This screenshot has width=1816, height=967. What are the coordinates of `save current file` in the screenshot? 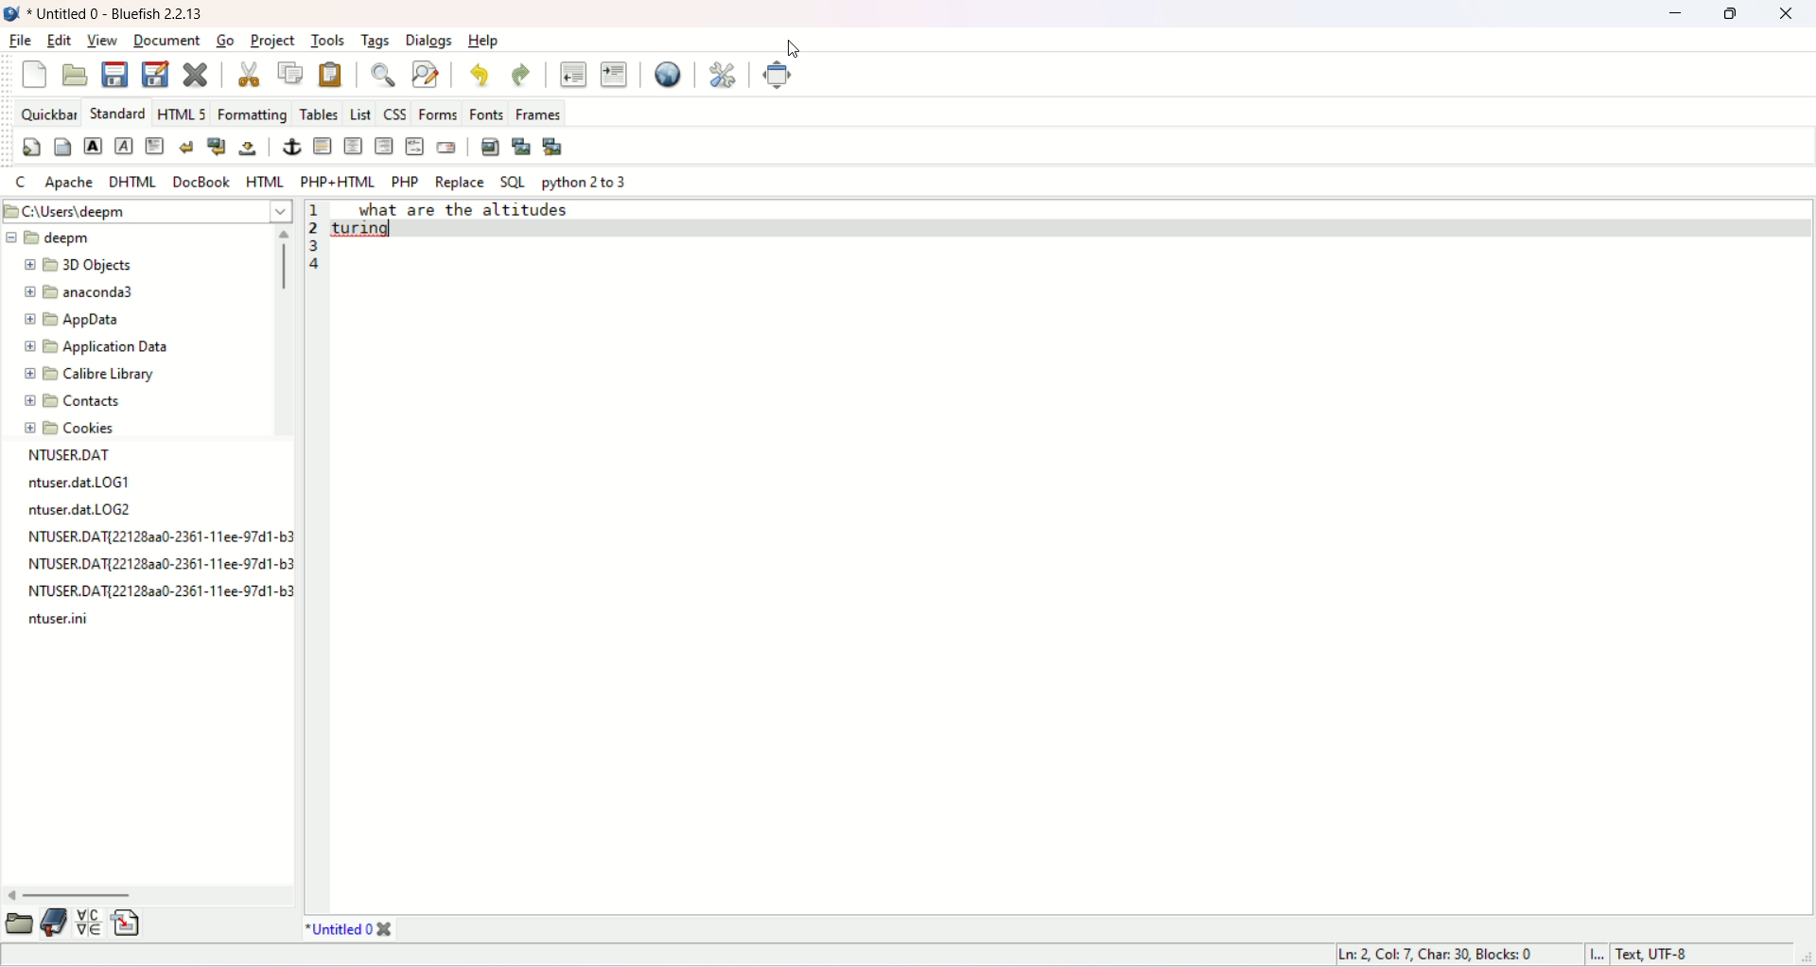 It's located at (113, 74).